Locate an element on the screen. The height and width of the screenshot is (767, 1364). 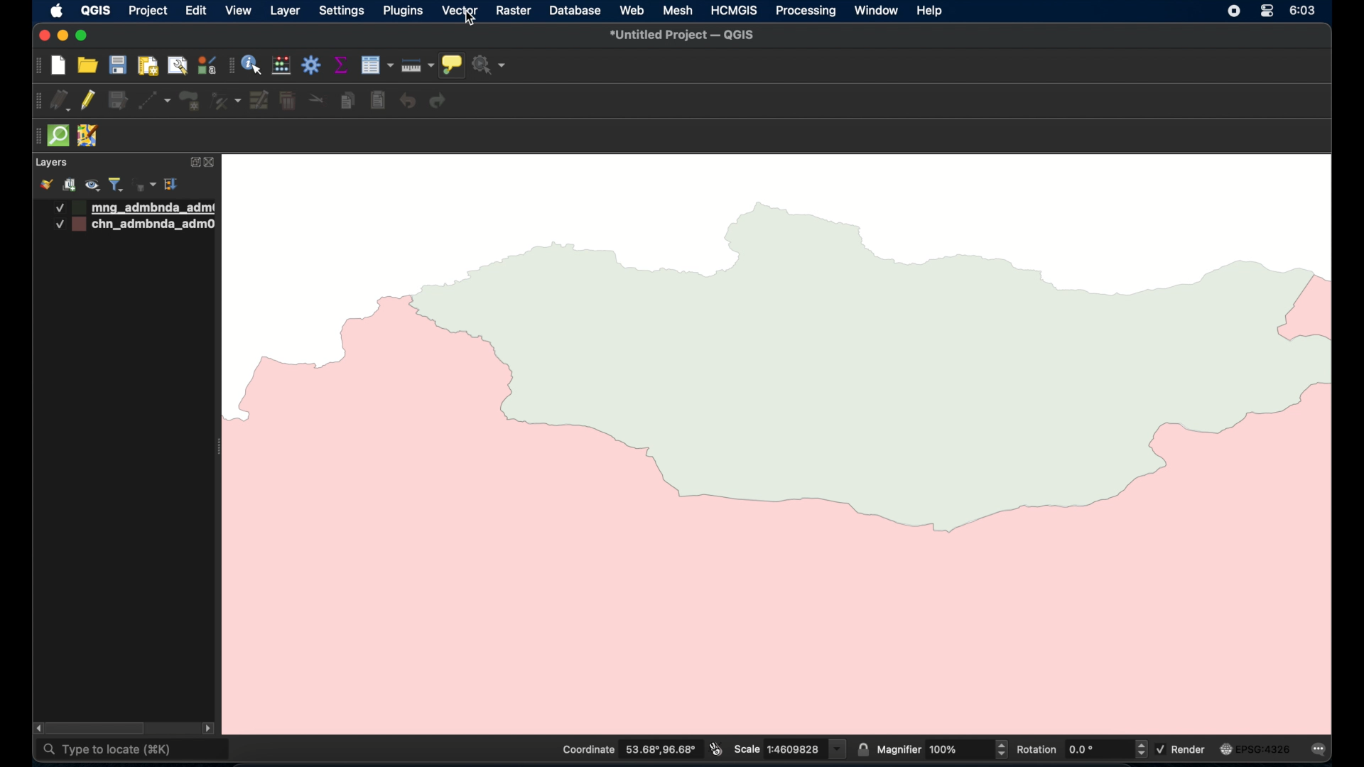
QGIS is located at coordinates (95, 10).